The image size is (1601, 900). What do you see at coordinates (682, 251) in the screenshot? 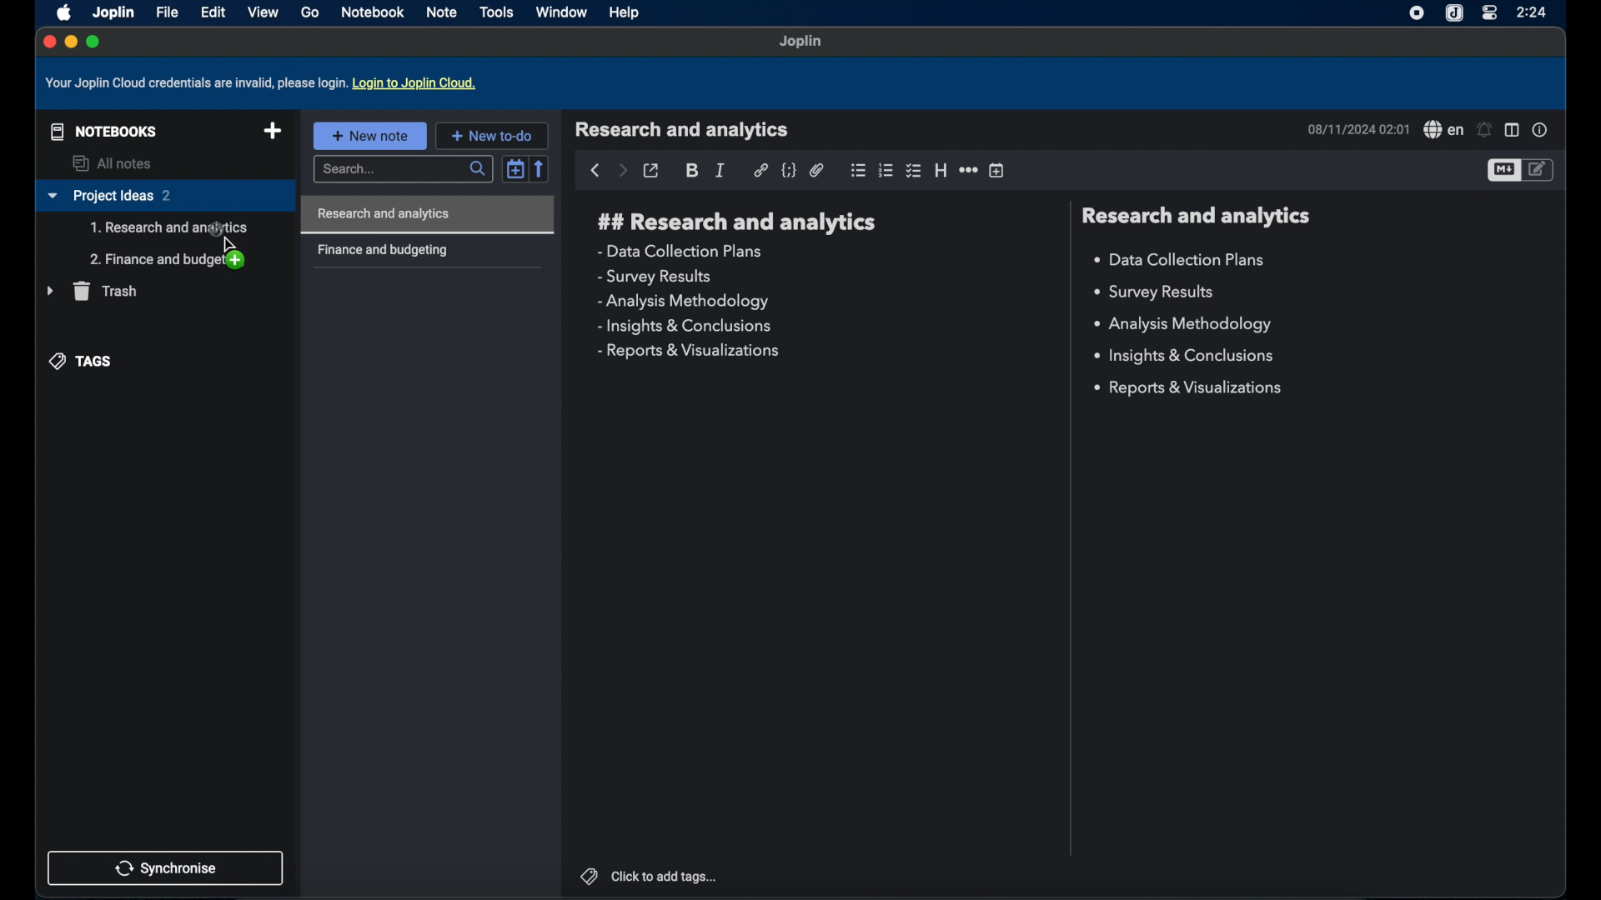
I see `data collection plans` at bounding box center [682, 251].